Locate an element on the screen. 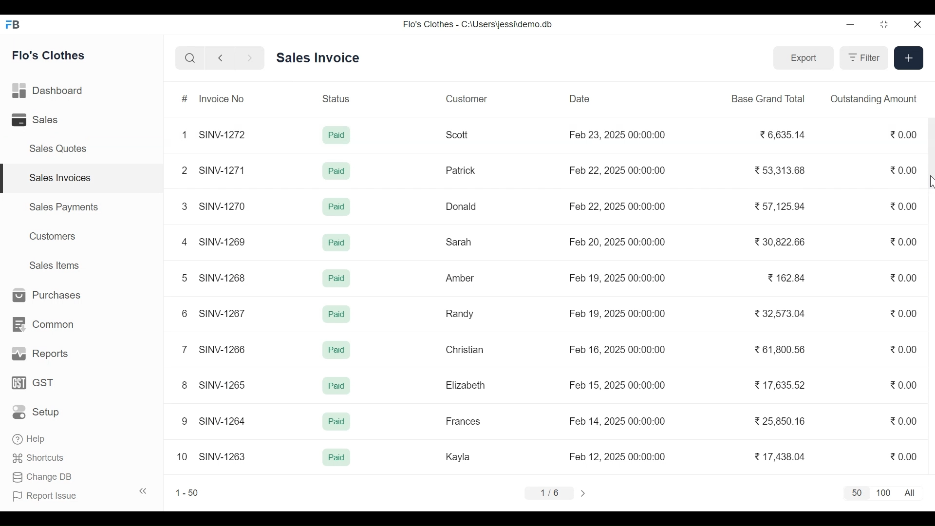 The width and height of the screenshot is (935, 526). SINV-1264 is located at coordinates (225, 420).